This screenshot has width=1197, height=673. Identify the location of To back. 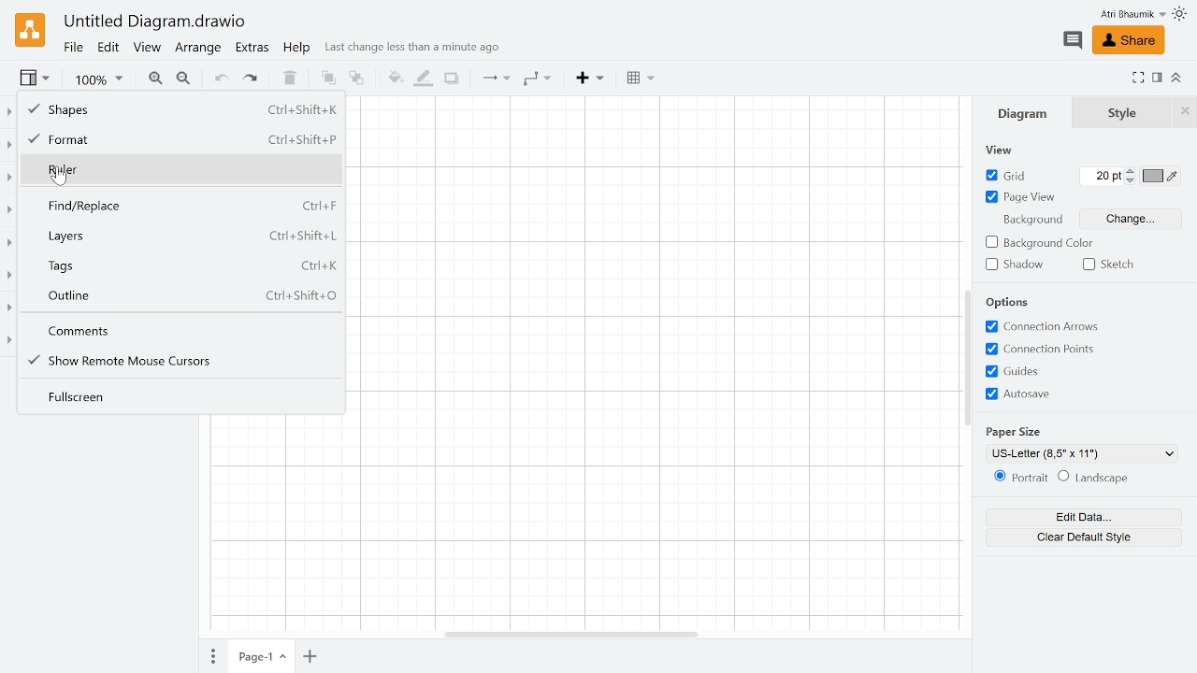
(358, 79).